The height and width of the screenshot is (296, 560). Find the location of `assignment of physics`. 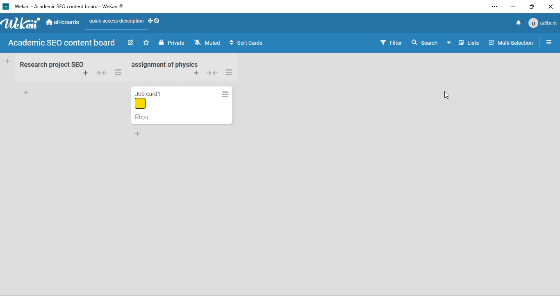

assignment of physics is located at coordinates (164, 64).